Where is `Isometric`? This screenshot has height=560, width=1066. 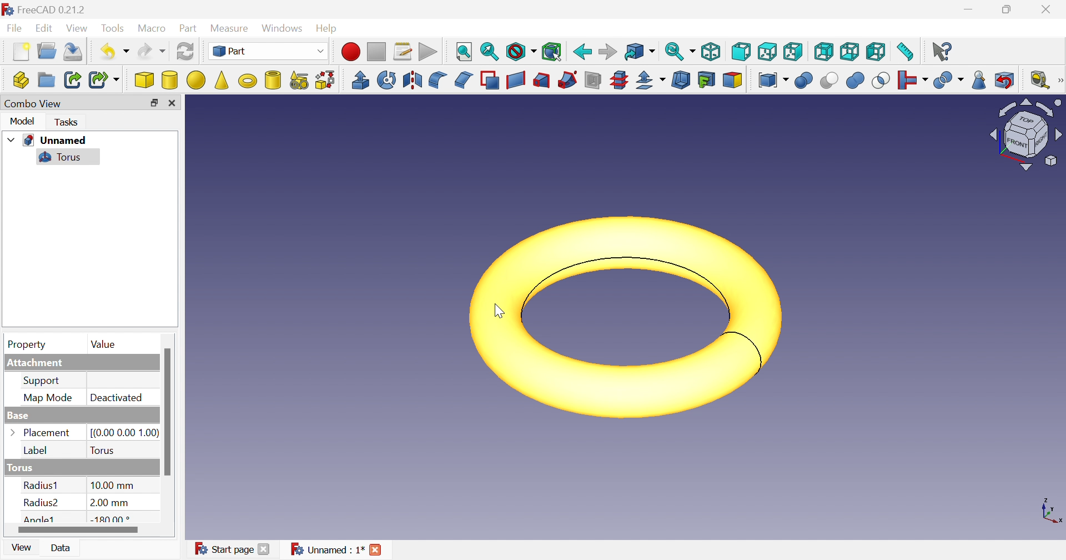
Isometric is located at coordinates (712, 53).